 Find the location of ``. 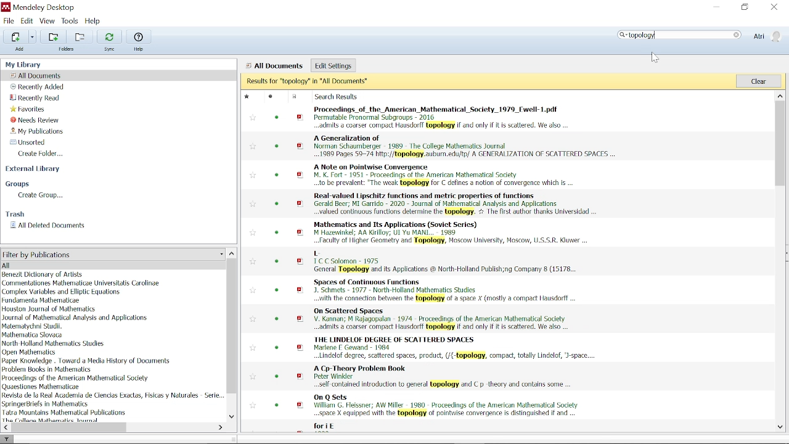

 is located at coordinates (7, 427).